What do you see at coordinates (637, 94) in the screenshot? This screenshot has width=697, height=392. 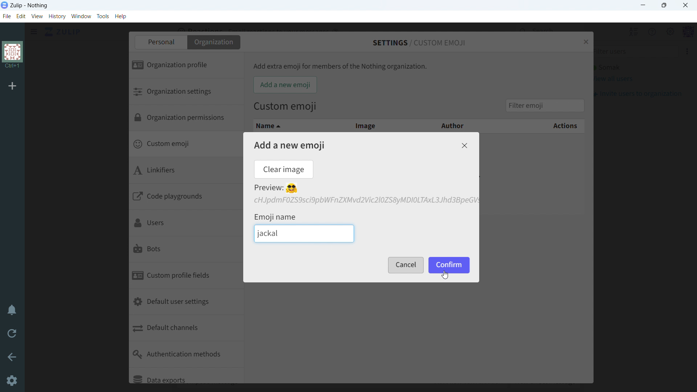 I see `invite users` at bounding box center [637, 94].